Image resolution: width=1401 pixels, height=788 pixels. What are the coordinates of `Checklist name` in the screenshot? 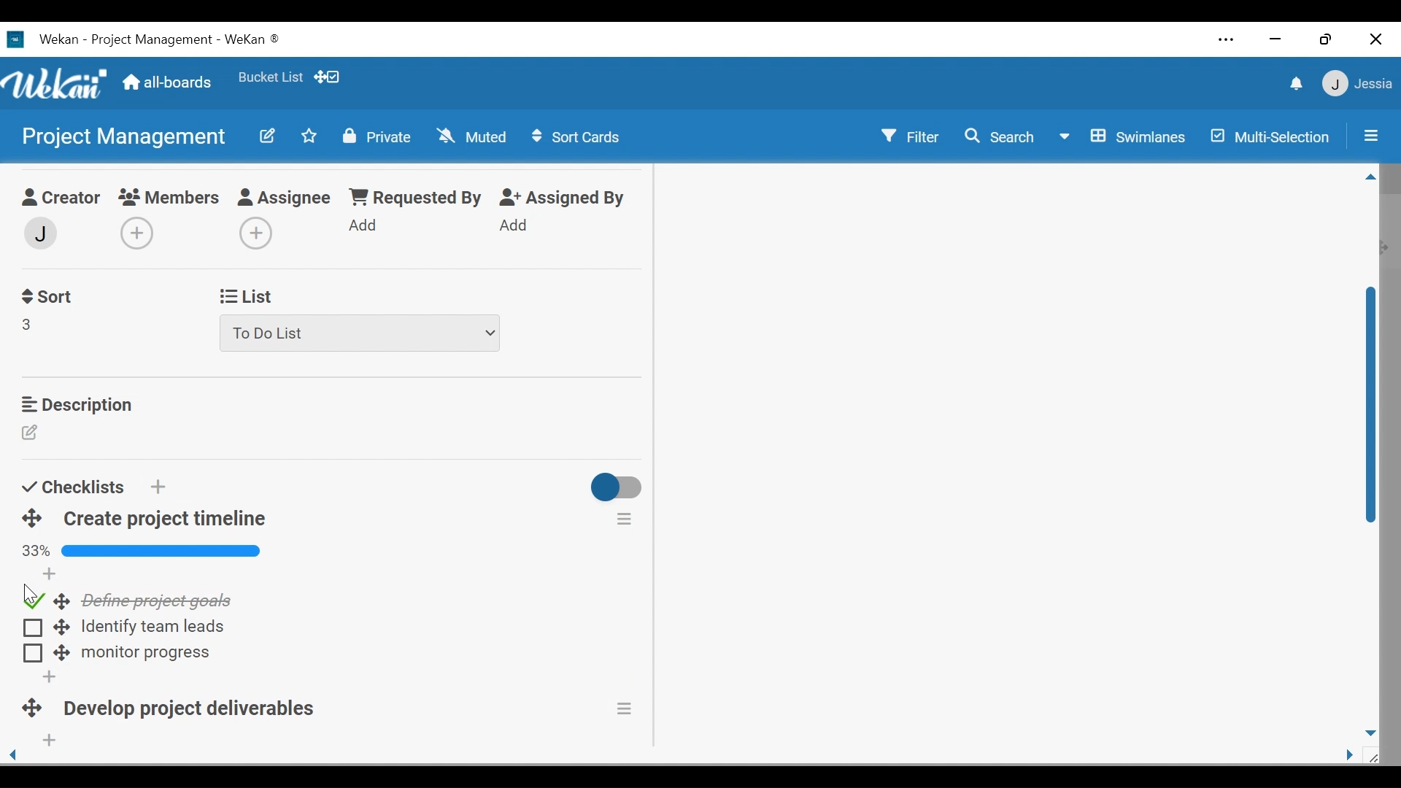 It's located at (198, 706).